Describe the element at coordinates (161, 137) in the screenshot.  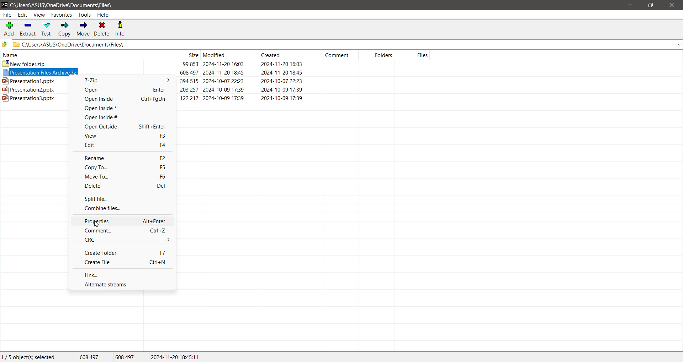
I see `F3` at that location.